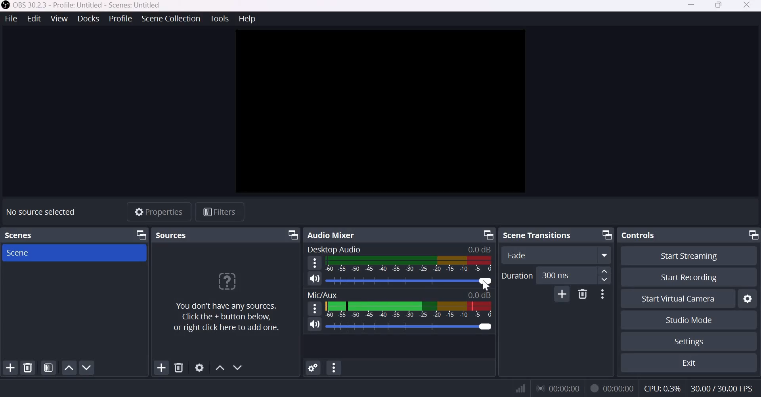 This screenshot has height=397, width=761. What do you see at coordinates (172, 19) in the screenshot?
I see `Scene collection` at bounding box center [172, 19].